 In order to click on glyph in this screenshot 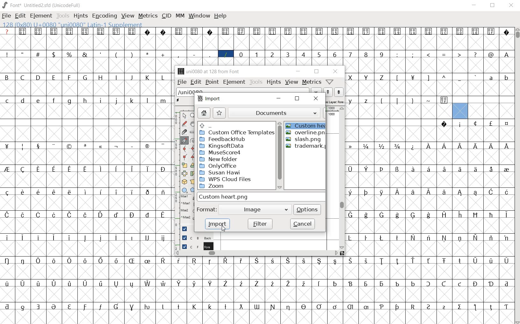, I will do `click(444, 55)`.